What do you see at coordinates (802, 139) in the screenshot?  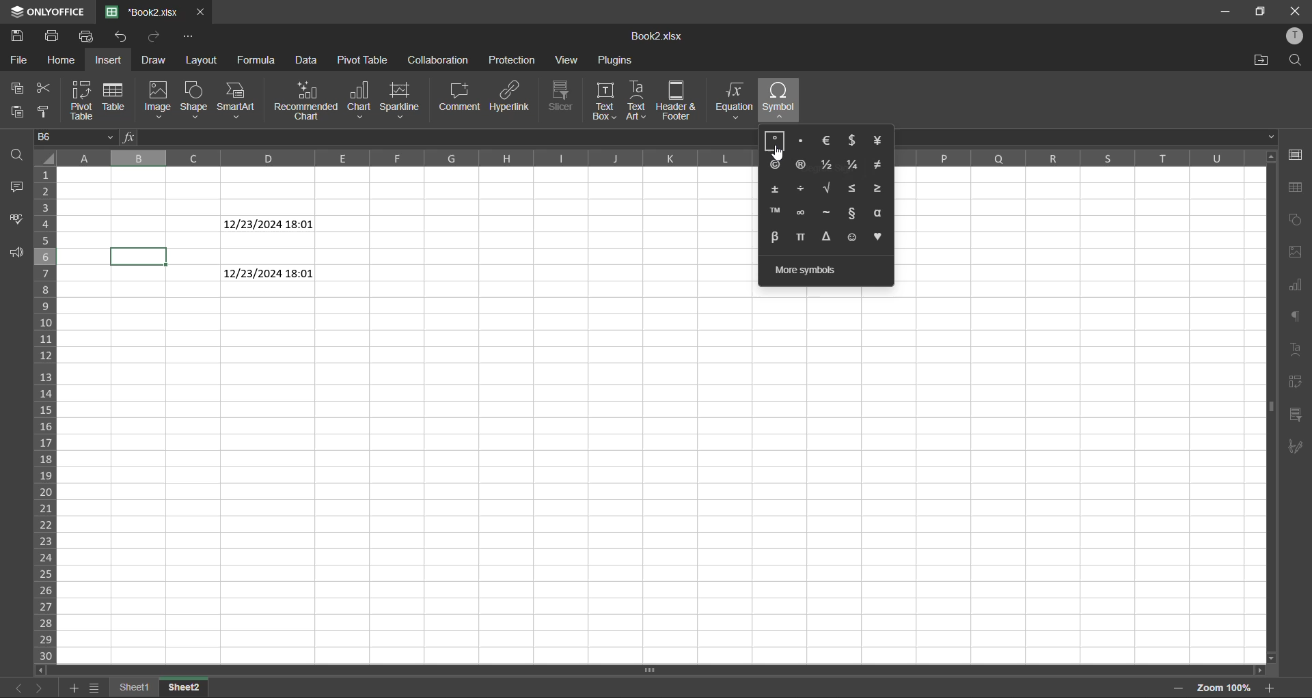 I see `bulet` at bounding box center [802, 139].